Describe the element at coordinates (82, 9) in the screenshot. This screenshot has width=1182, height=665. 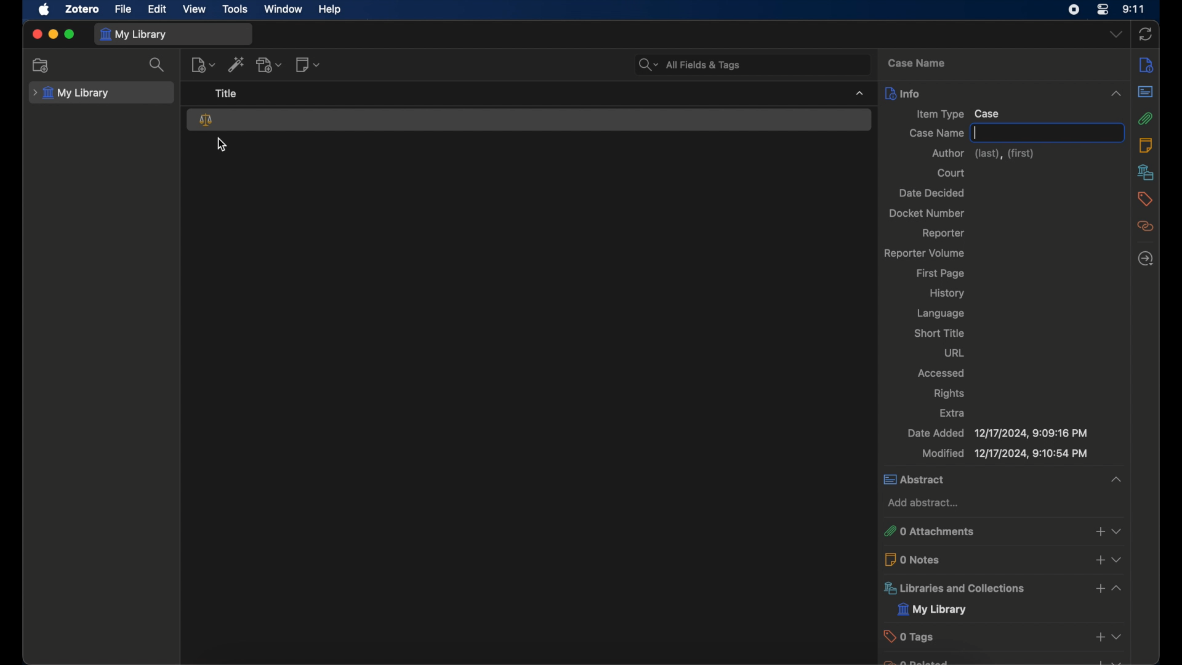
I see `zotero` at that location.